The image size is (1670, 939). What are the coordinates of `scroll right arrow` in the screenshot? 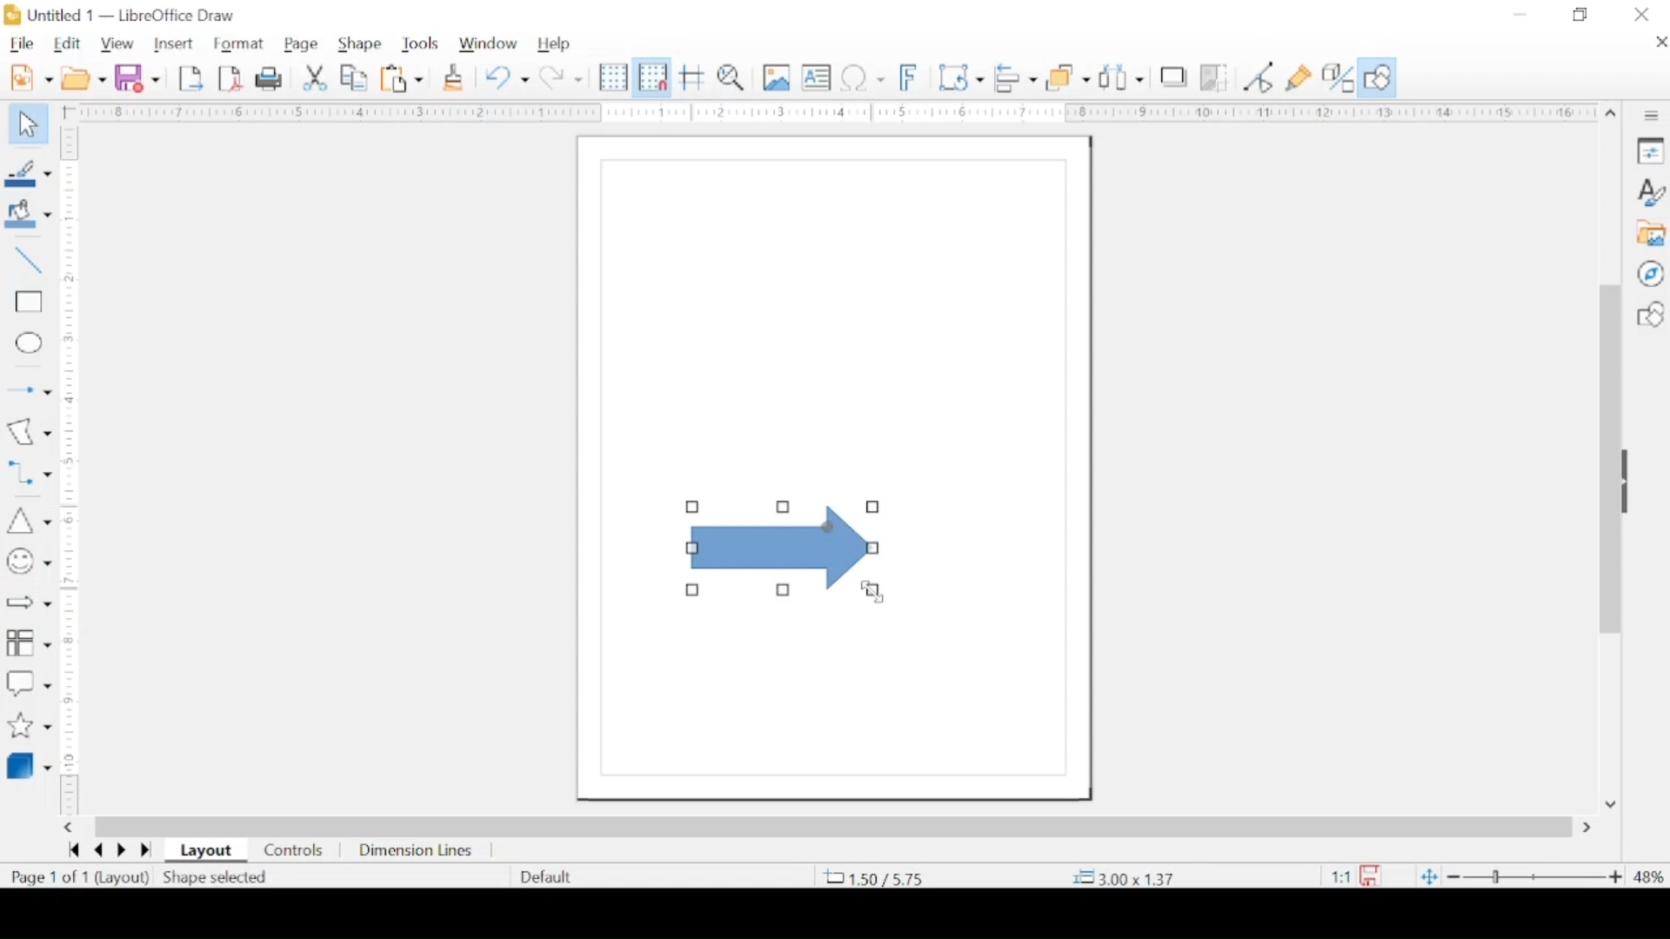 It's located at (1591, 828).